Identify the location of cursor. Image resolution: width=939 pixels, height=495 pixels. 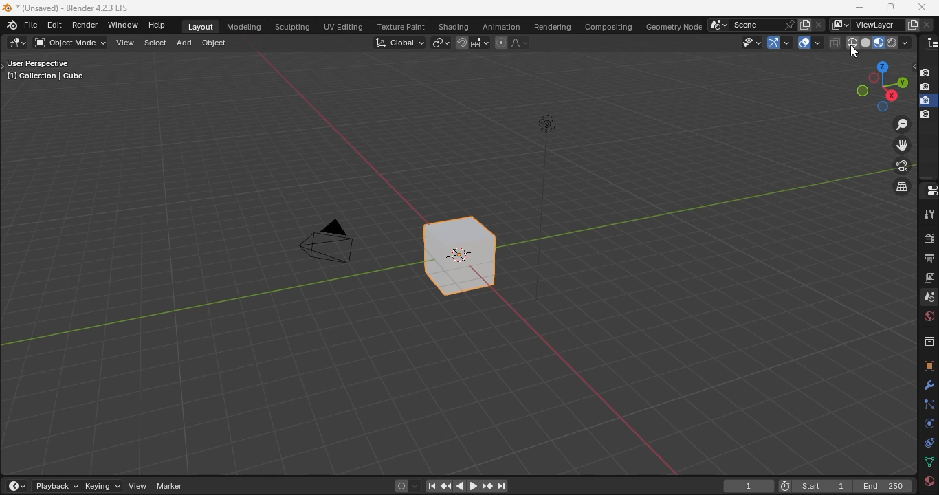
(852, 52).